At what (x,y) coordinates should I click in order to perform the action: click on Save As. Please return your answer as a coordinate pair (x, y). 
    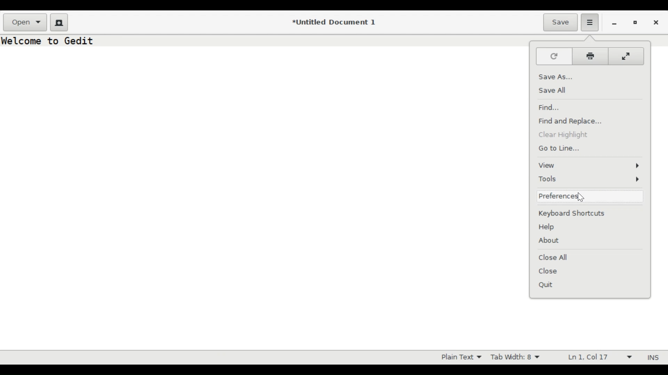
    Looking at the image, I should click on (557, 76).